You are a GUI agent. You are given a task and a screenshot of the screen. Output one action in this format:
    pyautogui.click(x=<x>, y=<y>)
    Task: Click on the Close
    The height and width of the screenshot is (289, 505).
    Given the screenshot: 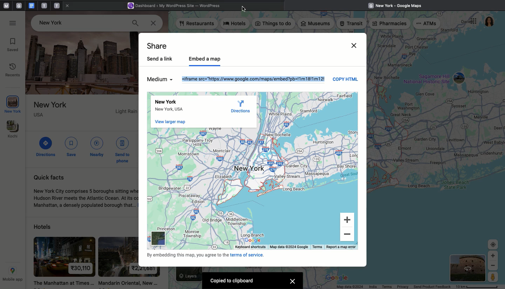 What is the action you would take?
    pyautogui.click(x=244, y=9)
    